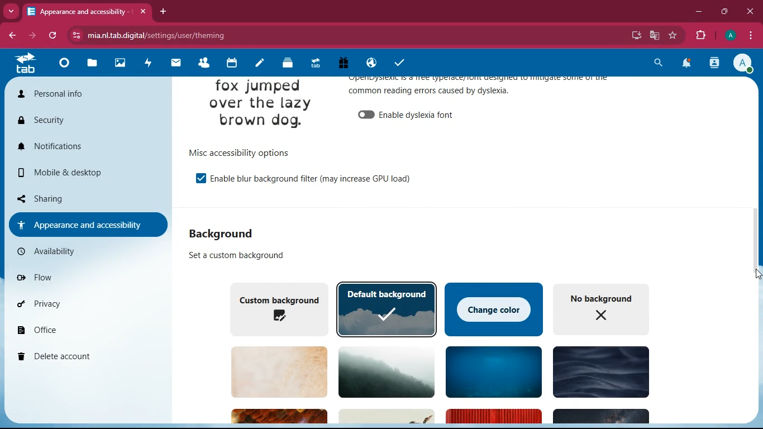  What do you see at coordinates (344, 64) in the screenshot?
I see `gift` at bounding box center [344, 64].